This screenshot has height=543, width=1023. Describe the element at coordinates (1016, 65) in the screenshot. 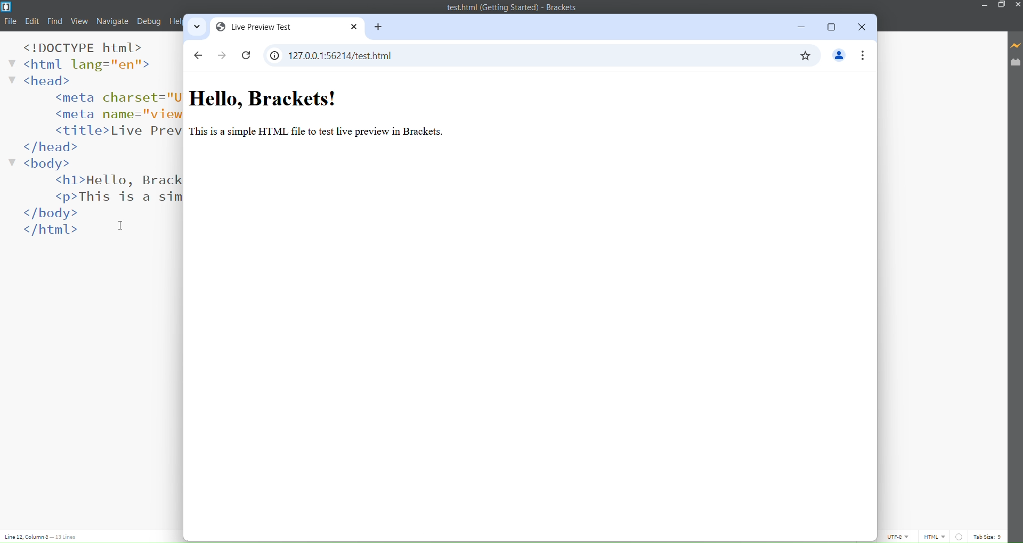

I see `extension manager` at that location.